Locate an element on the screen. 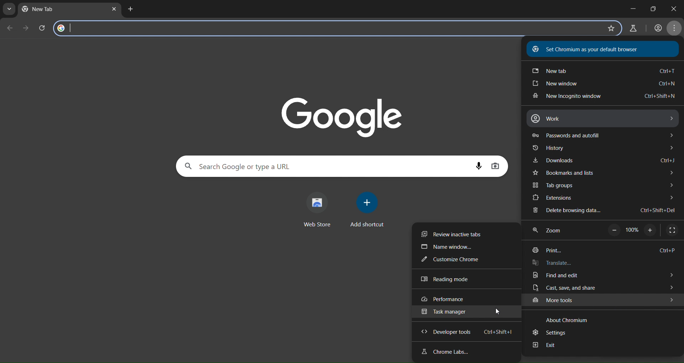 Image resolution: width=684 pixels, height=363 pixels. reading mode is located at coordinates (444, 279).